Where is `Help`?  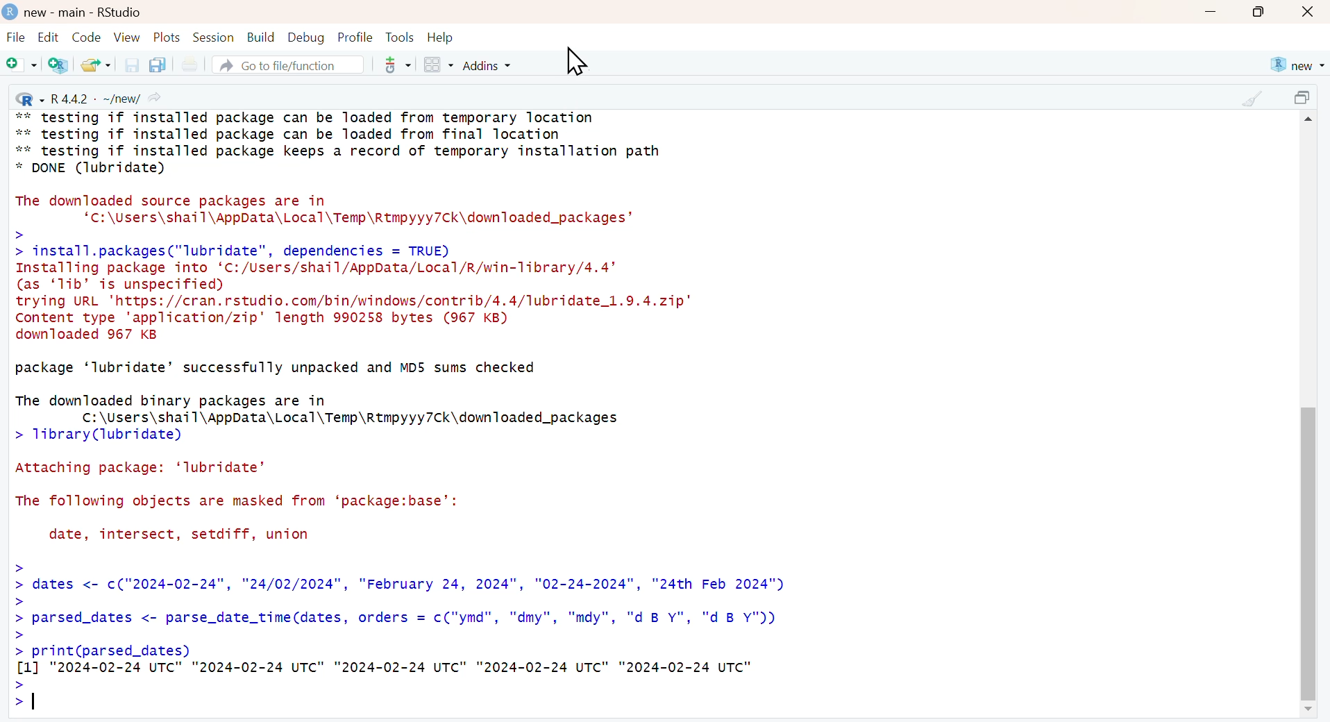 Help is located at coordinates (441, 37).